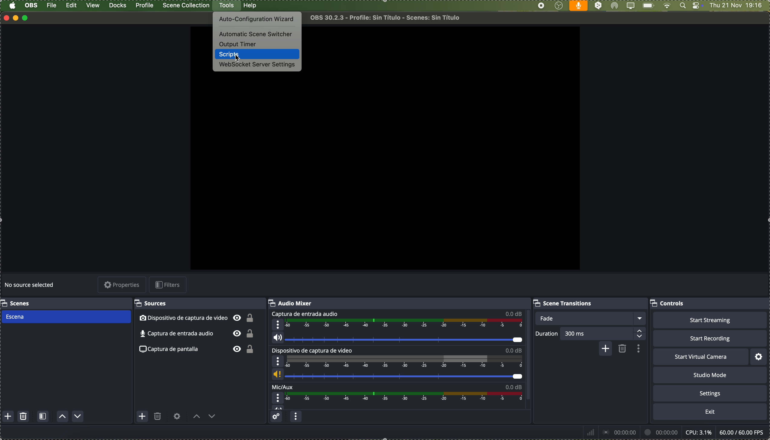 The image size is (770, 440). Describe the element at coordinates (255, 34) in the screenshot. I see `automatic scene switcher` at that location.